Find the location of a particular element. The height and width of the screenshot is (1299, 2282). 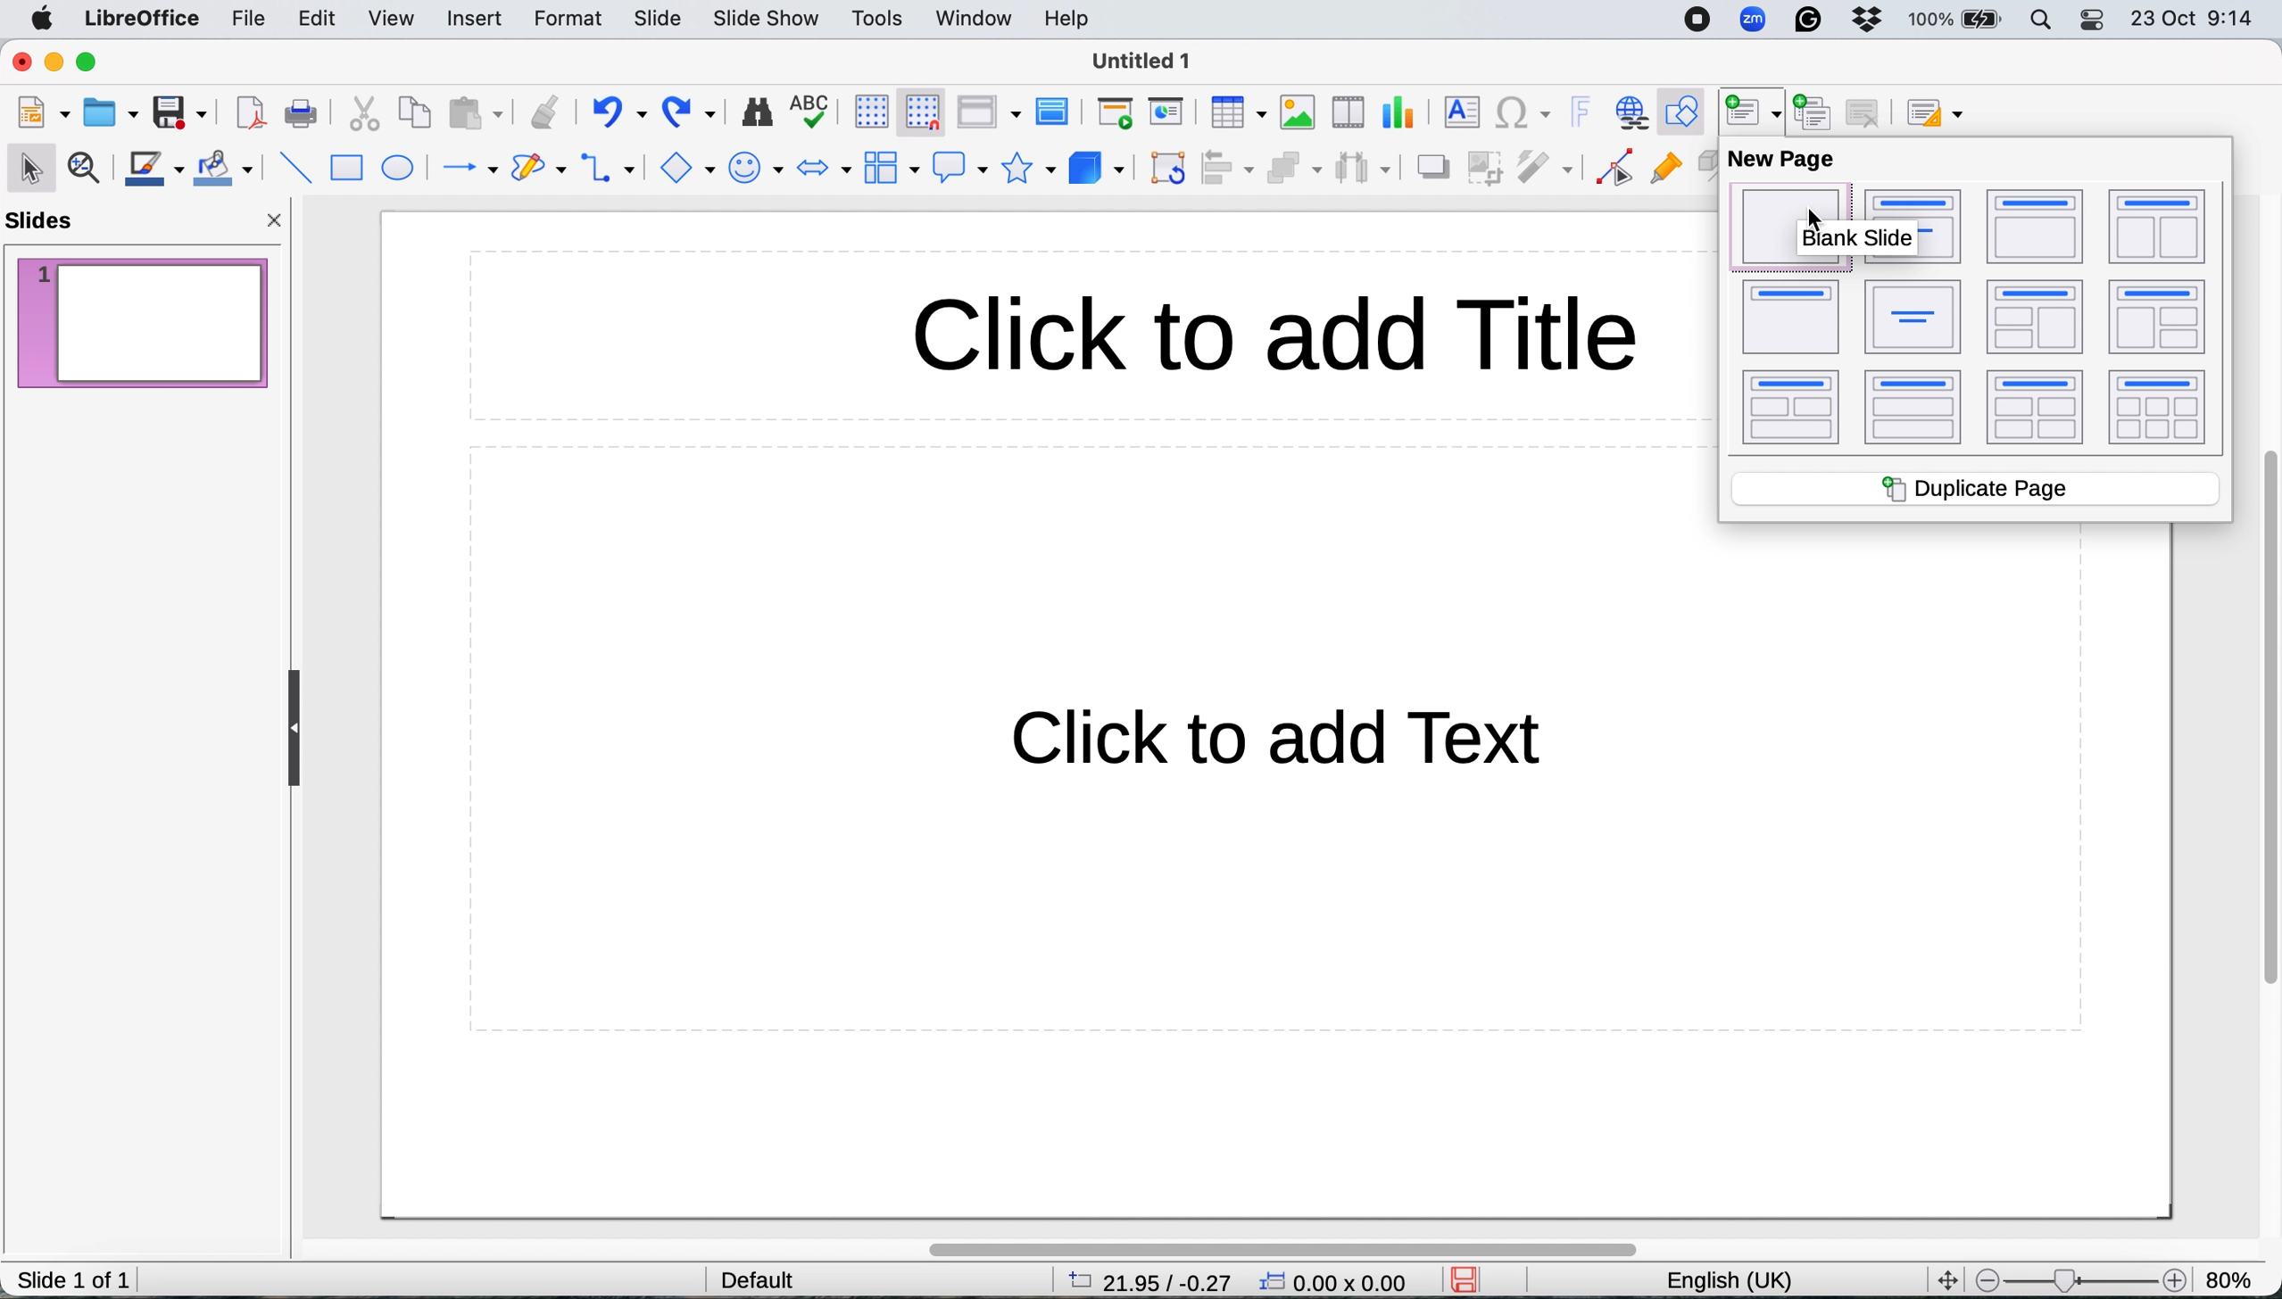

libreoffice is located at coordinates (140, 19).